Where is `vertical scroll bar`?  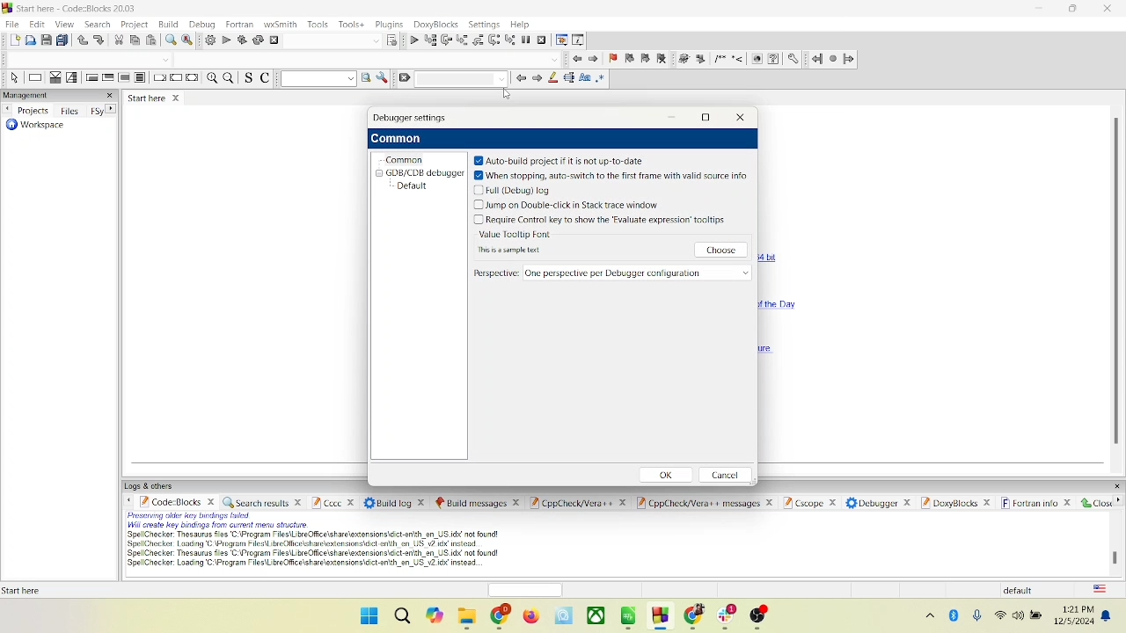
vertical scroll bar is located at coordinates (1119, 536).